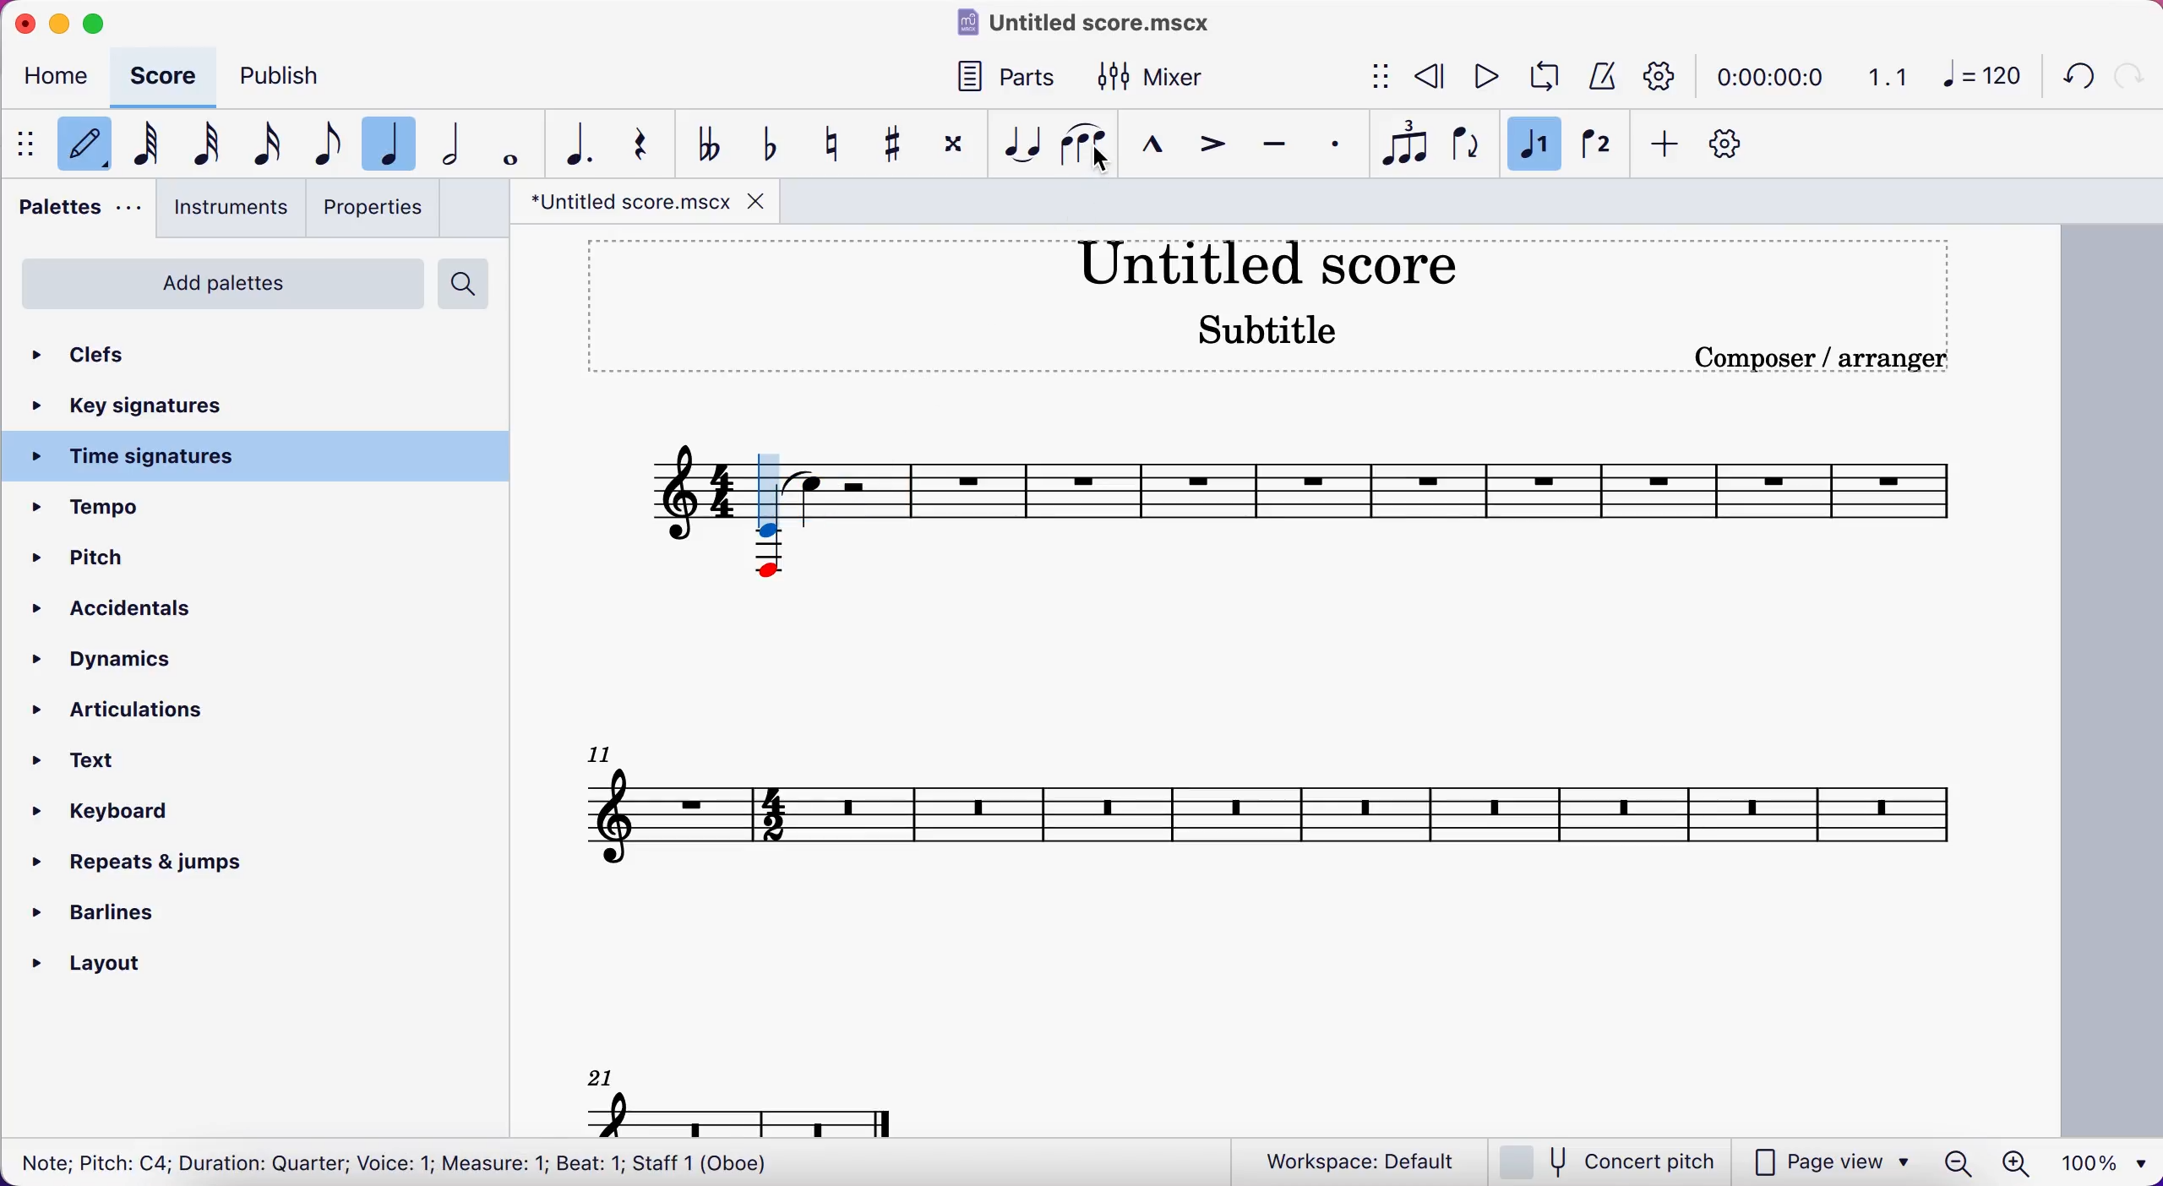 This screenshot has width=2163, height=1186. Describe the element at coordinates (835, 145) in the screenshot. I see `toggle natural` at that location.